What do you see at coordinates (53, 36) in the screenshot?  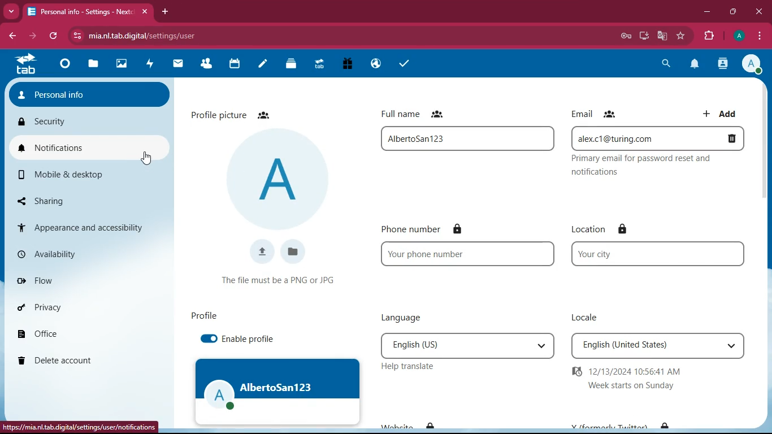 I see `refresh` at bounding box center [53, 36].